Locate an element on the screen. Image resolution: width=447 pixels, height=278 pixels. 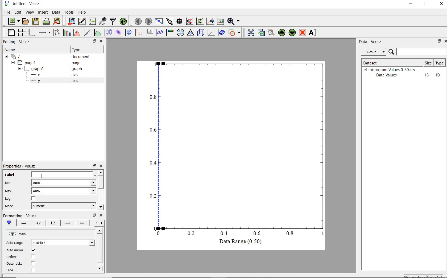
x- axis is located at coordinates (37, 75).